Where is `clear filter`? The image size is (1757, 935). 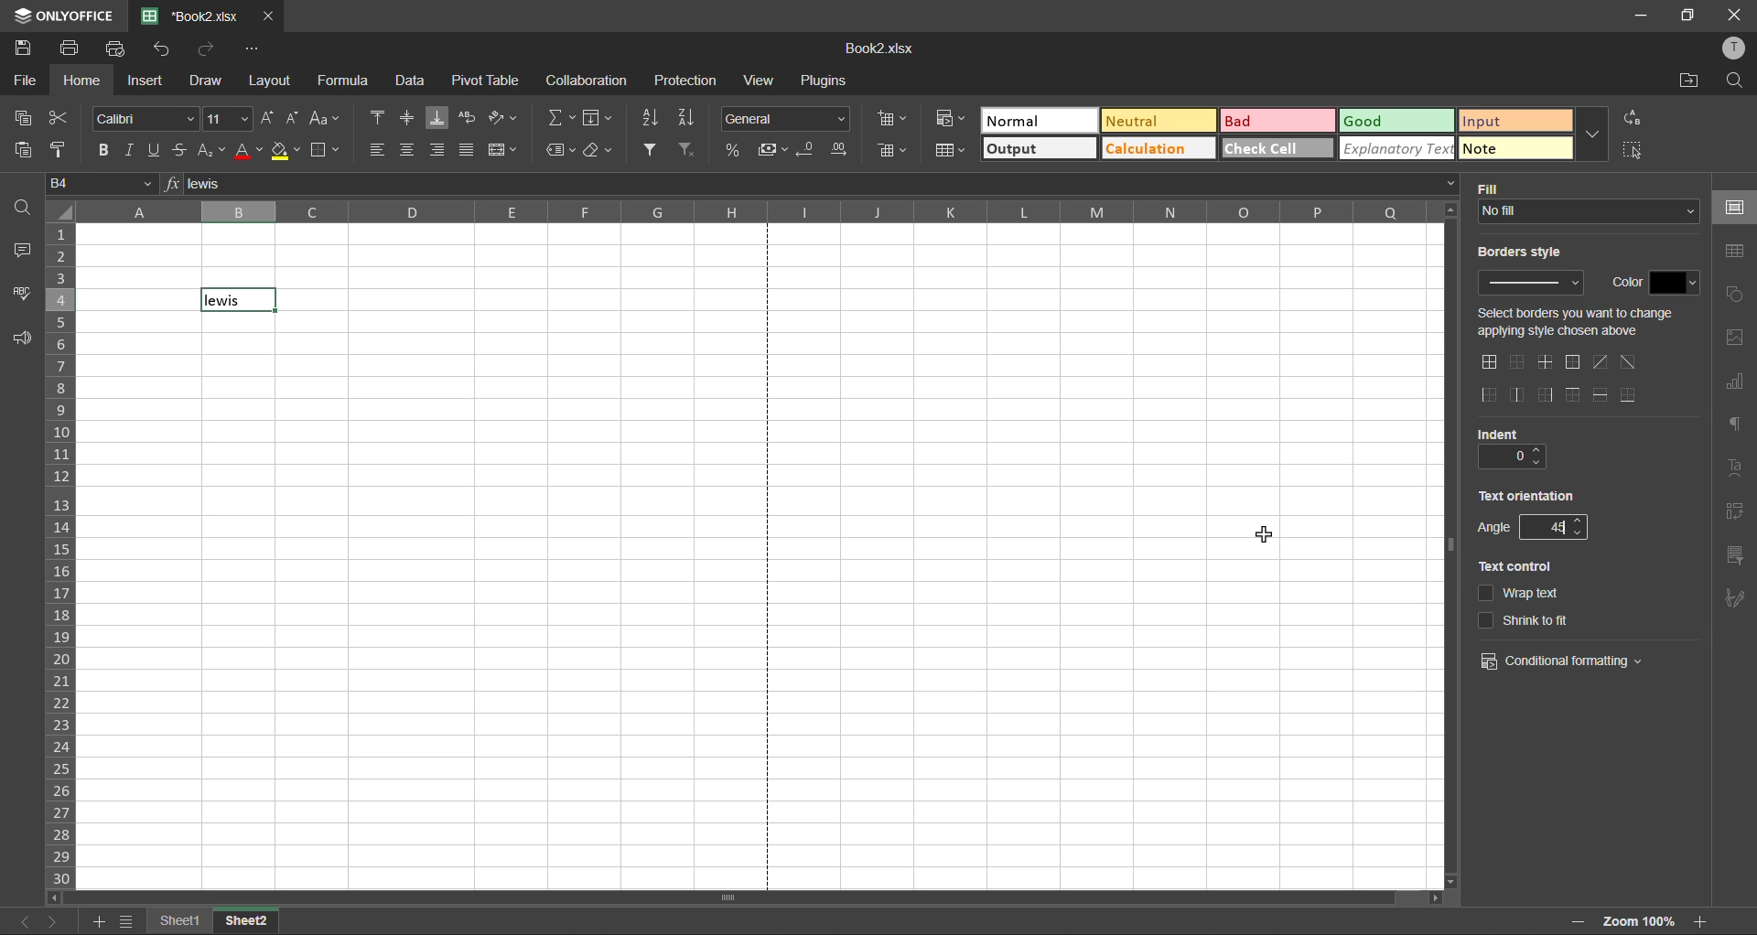 clear filter is located at coordinates (686, 150).